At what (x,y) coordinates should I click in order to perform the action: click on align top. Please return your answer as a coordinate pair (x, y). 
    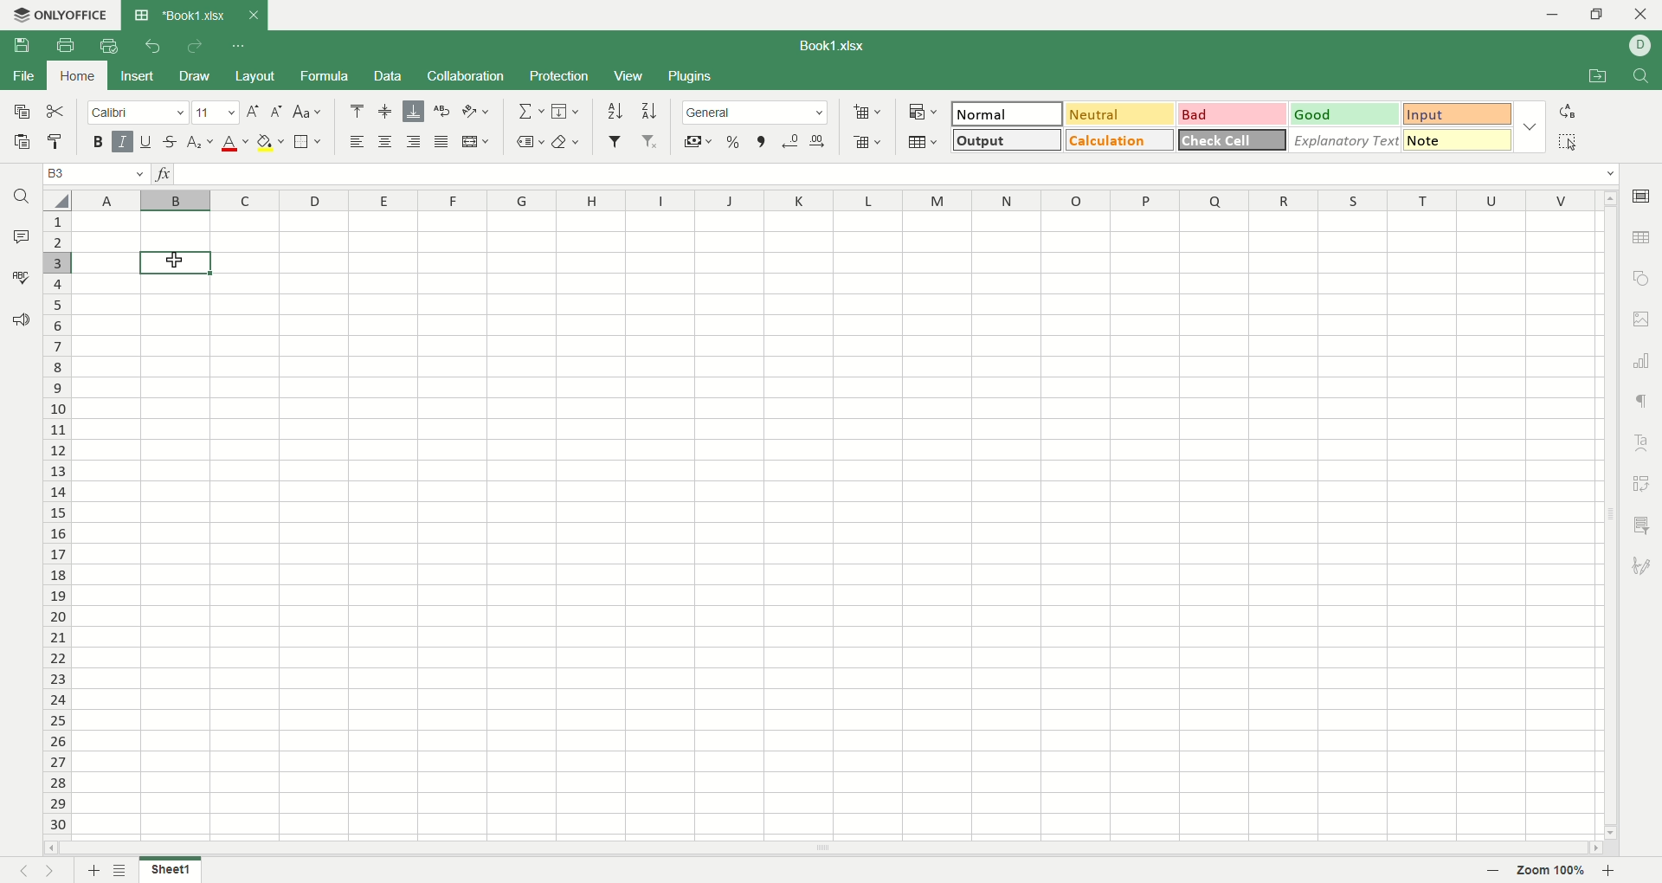
    Looking at the image, I should click on (358, 111).